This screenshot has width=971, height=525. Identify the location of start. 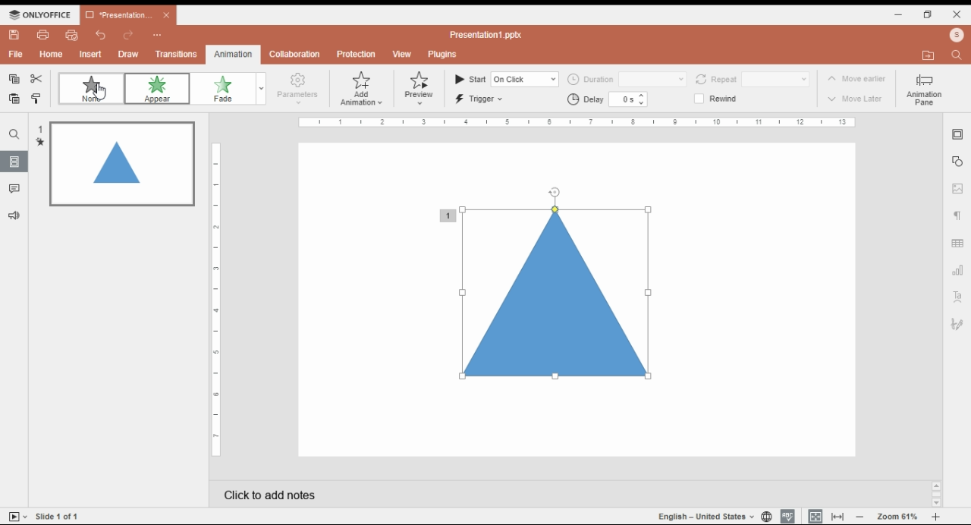
(507, 79).